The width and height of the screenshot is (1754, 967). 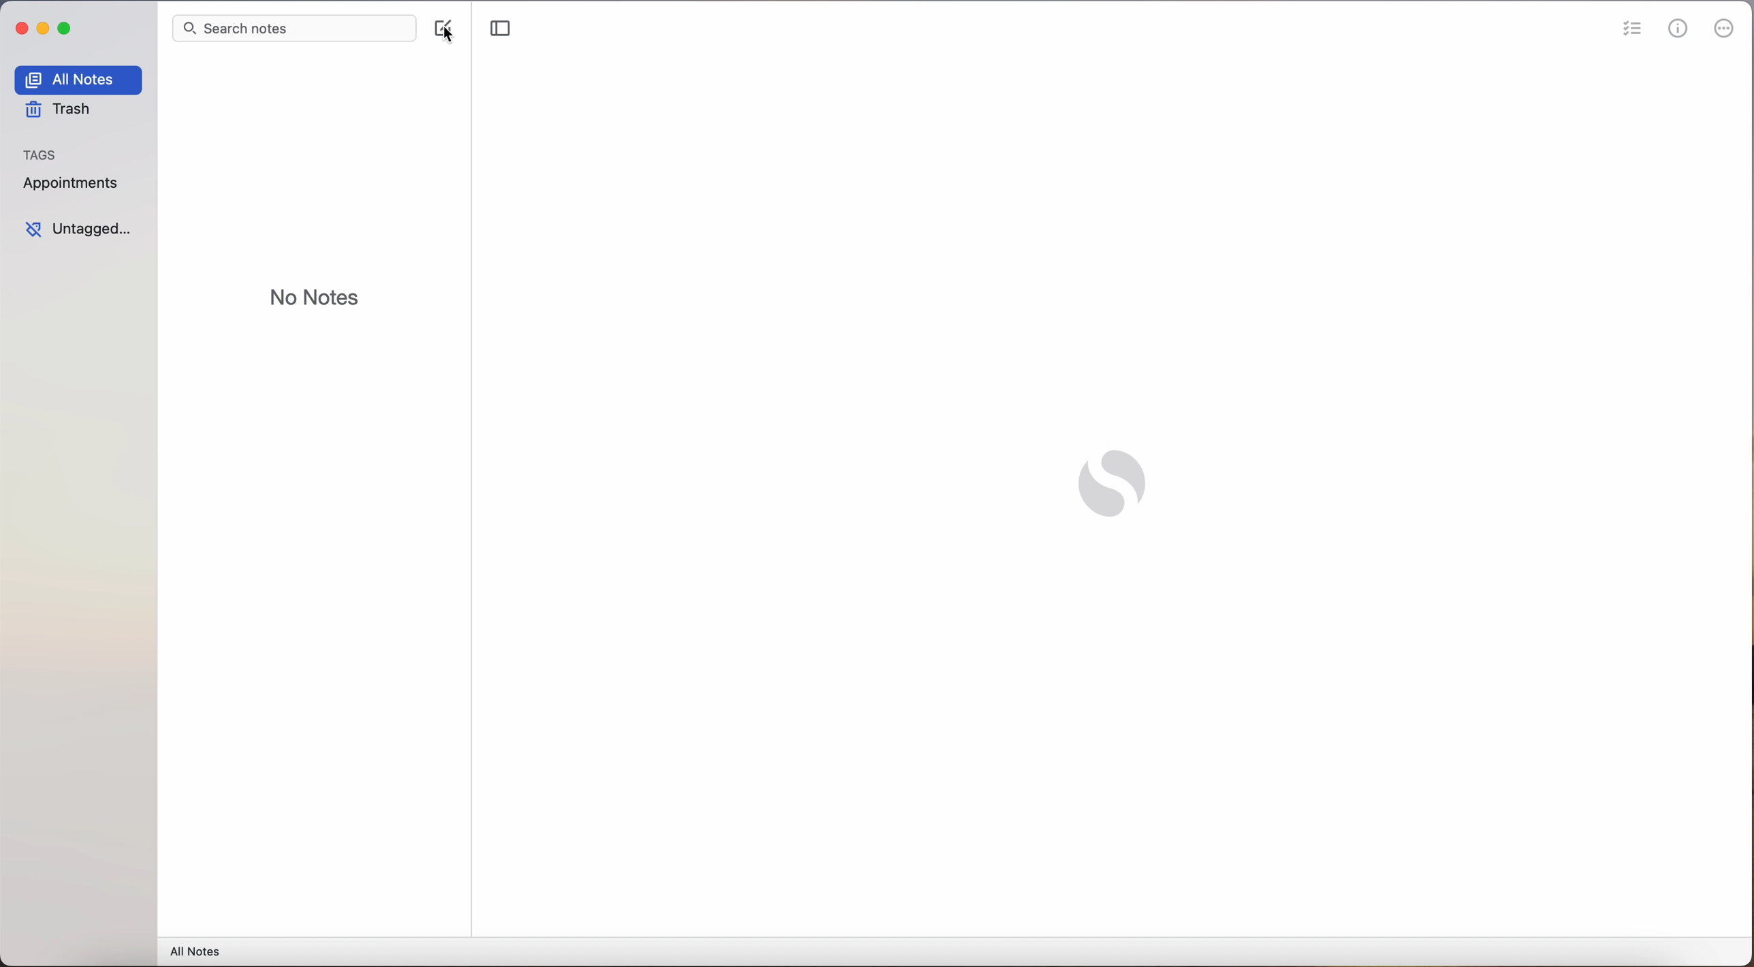 What do you see at coordinates (1727, 28) in the screenshot?
I see `more options` at bounding box center [1727, 28].